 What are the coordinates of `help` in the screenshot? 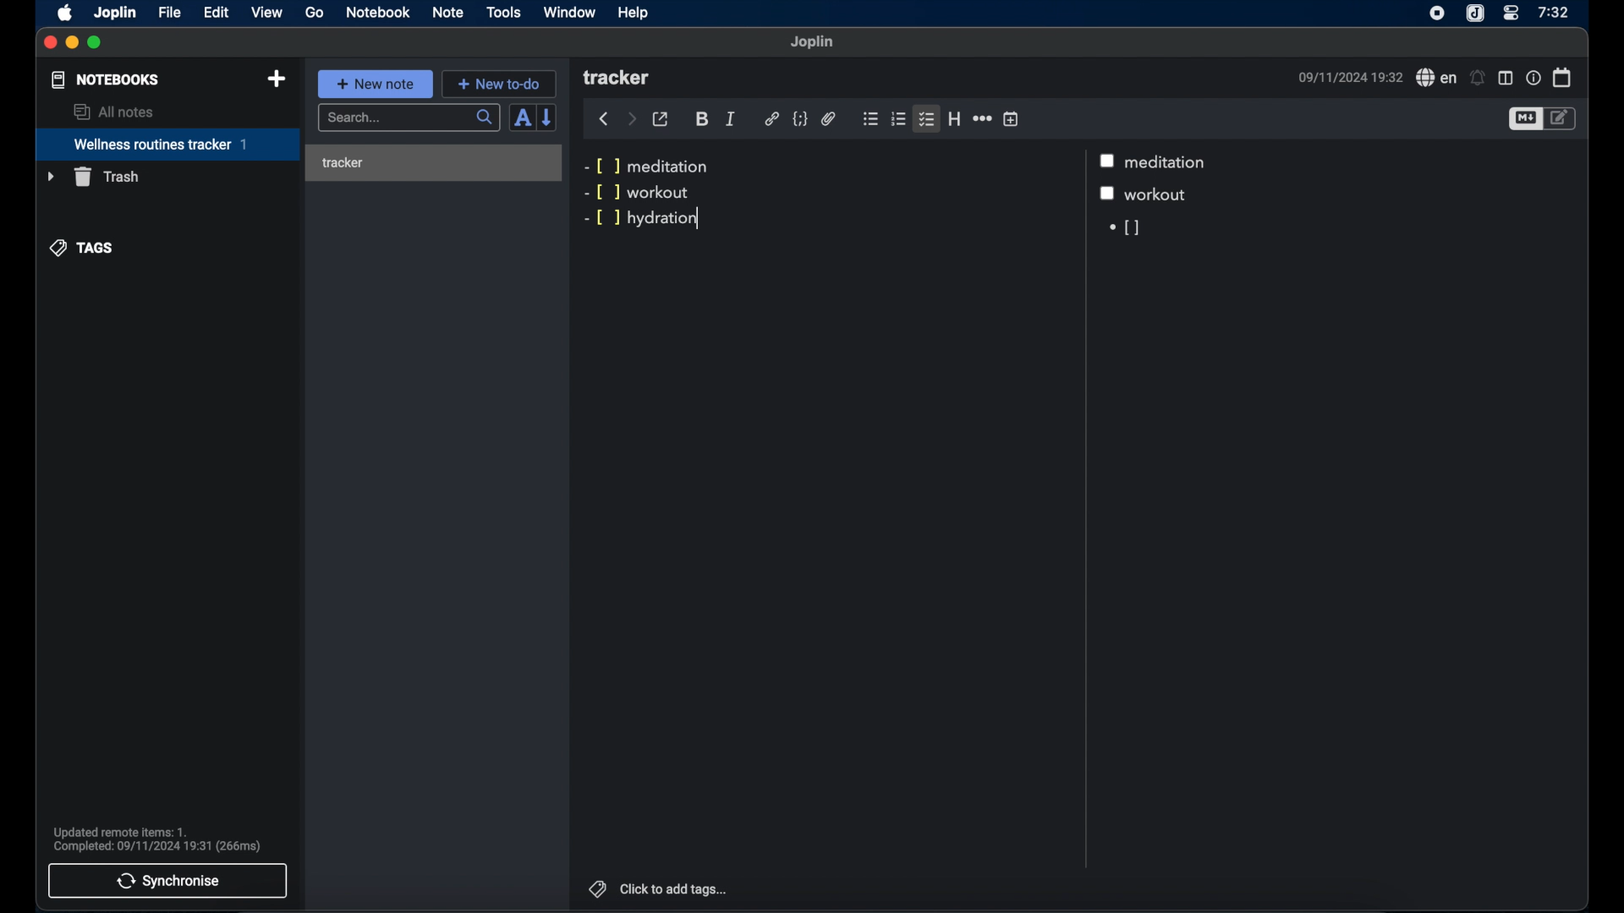 It's located at (634, 13).